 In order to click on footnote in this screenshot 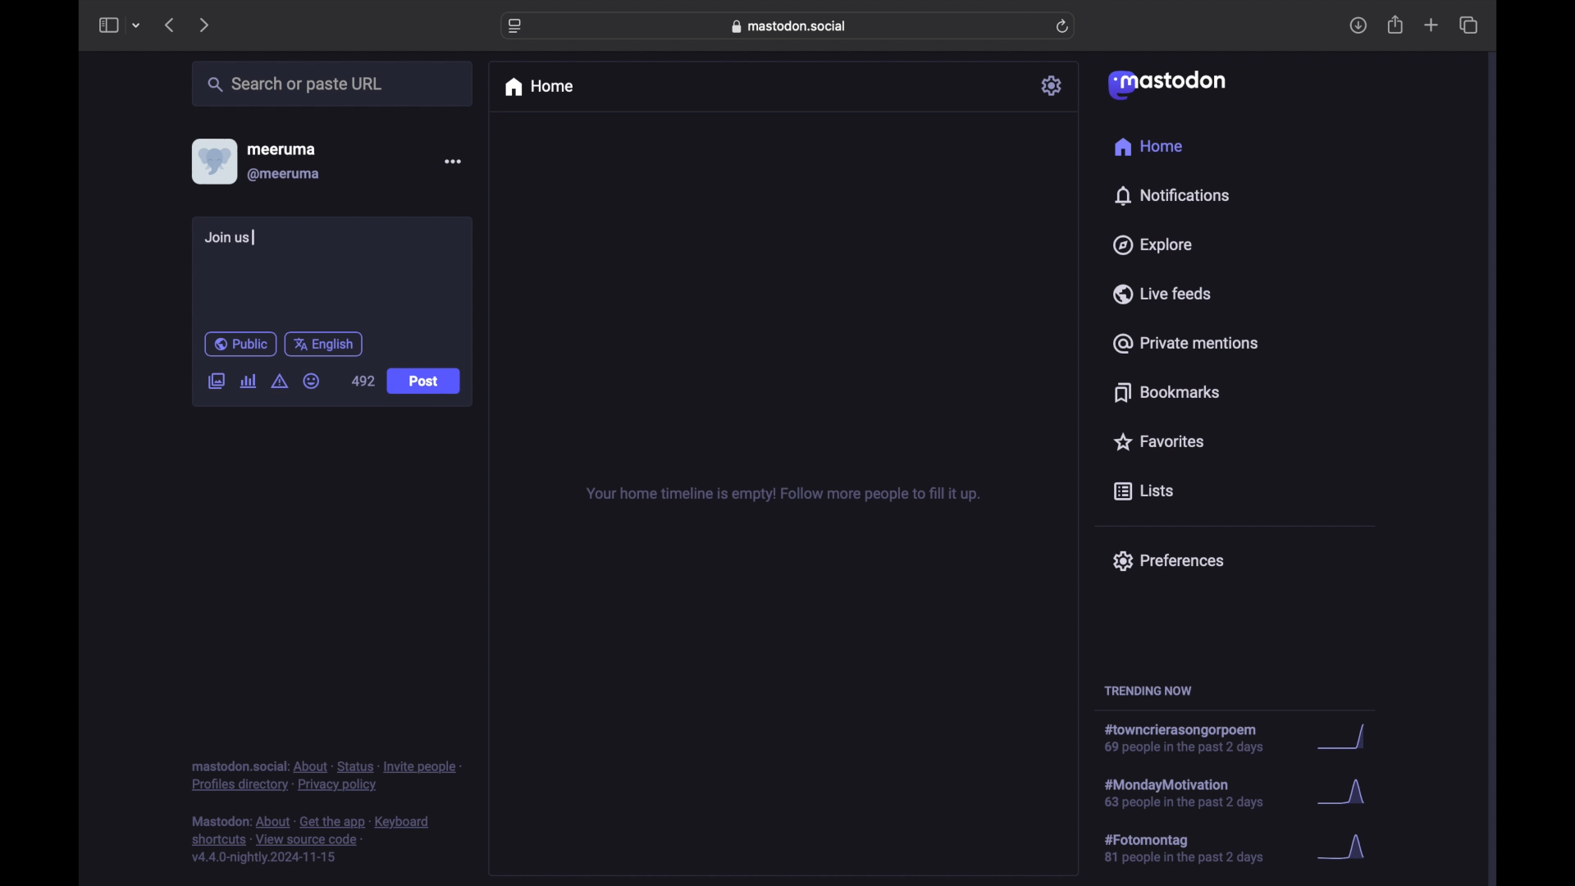, I will do `click(326, 775)`.